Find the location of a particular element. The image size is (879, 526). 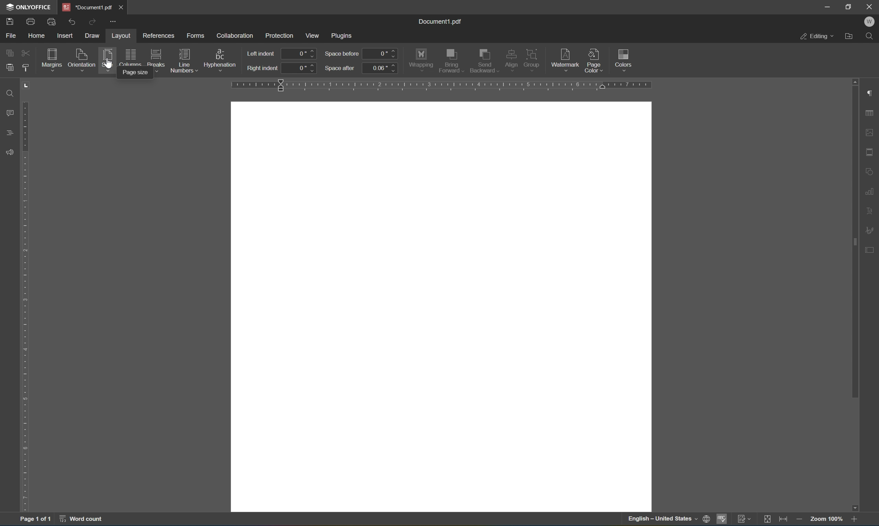

watermark is located at coordinates (565, 58).